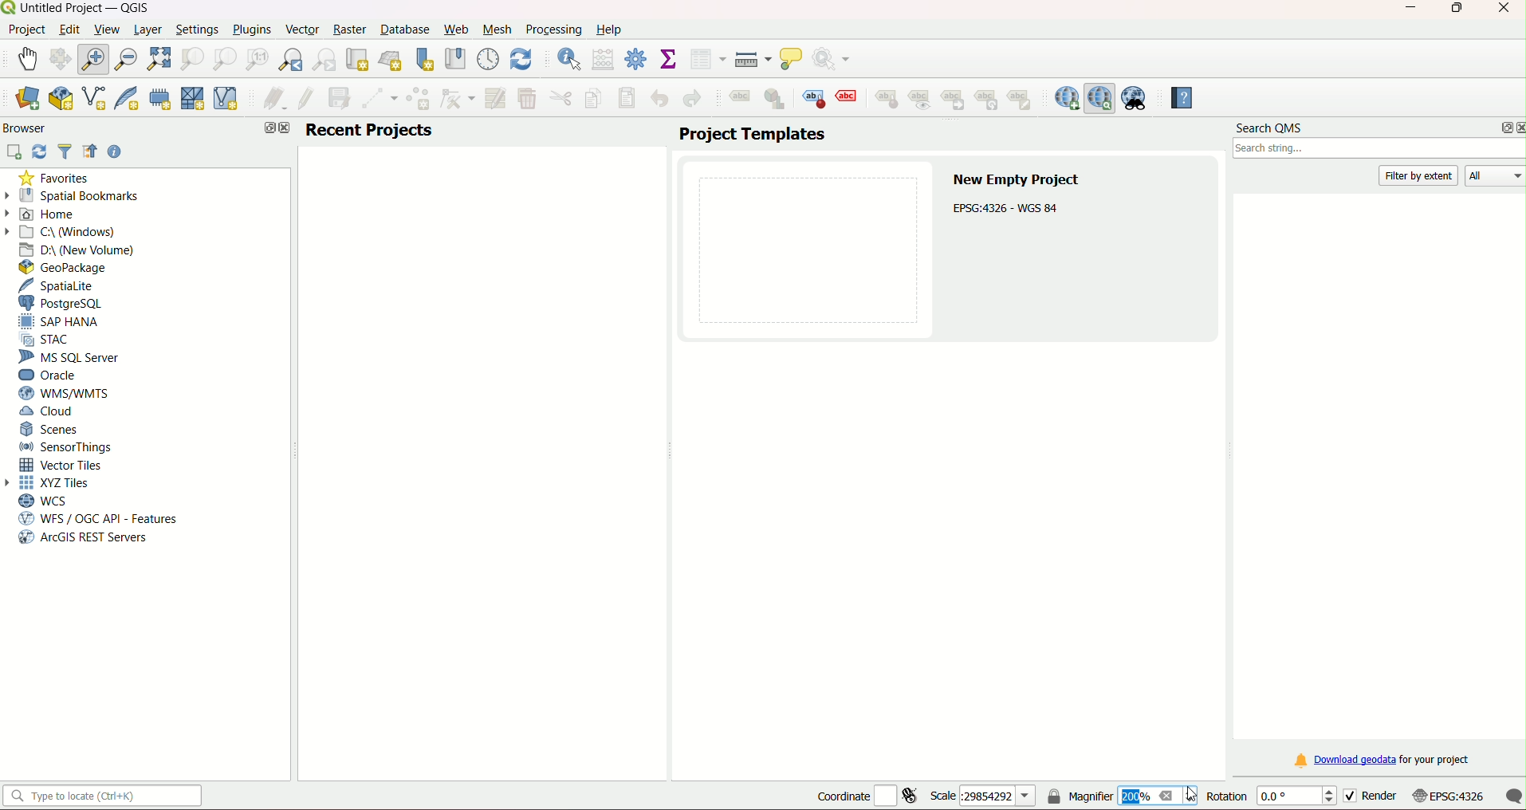 Image resolution: width=1526 pixels, height=810 pixels. Describe the element at coordinates (250, 30) in the screenshot. I see `Plugins` at that location.